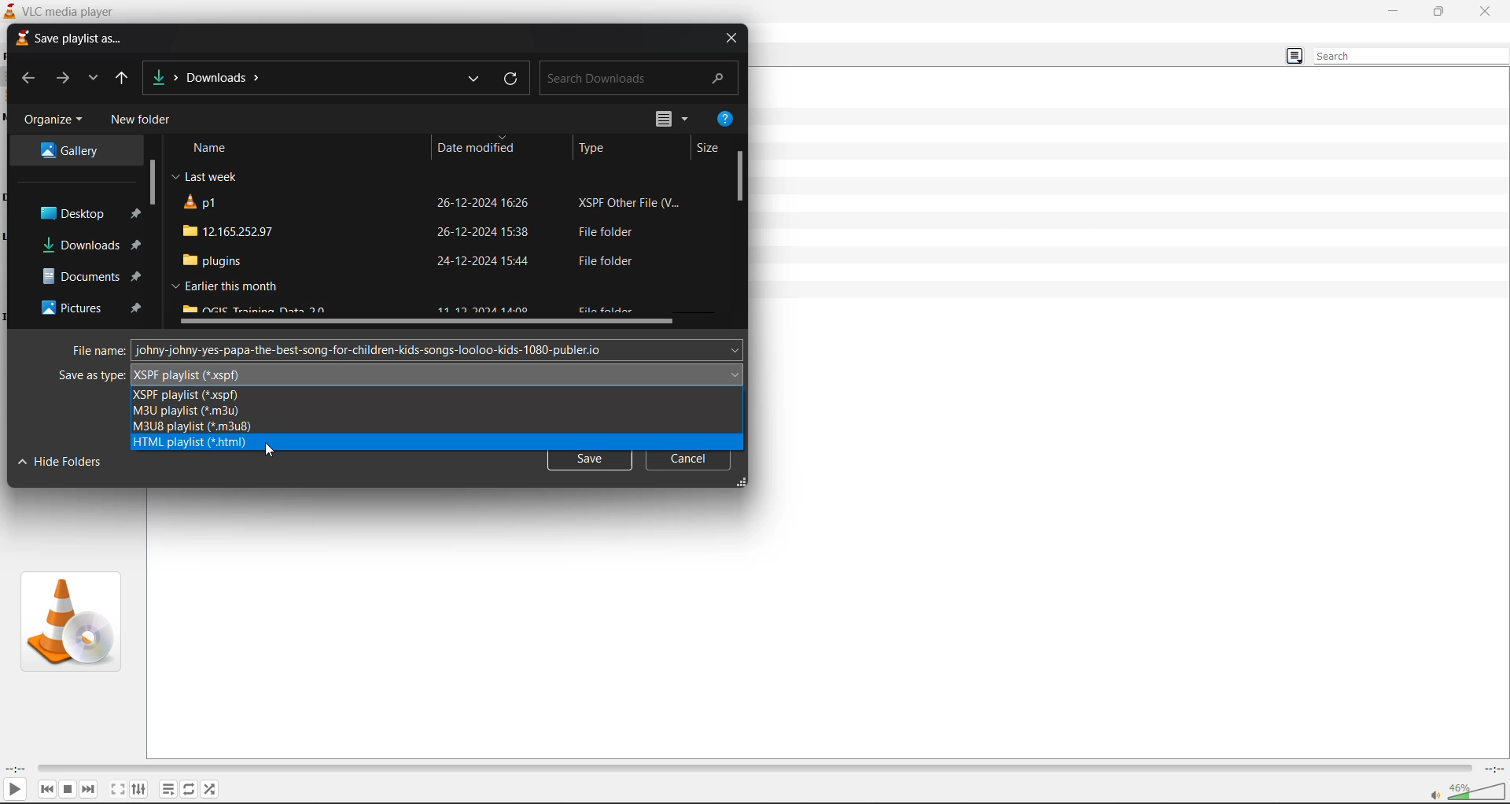 Image resolution: width=1510 pixels, height=804 pixels. I want to click on previous, so click(24, 79).